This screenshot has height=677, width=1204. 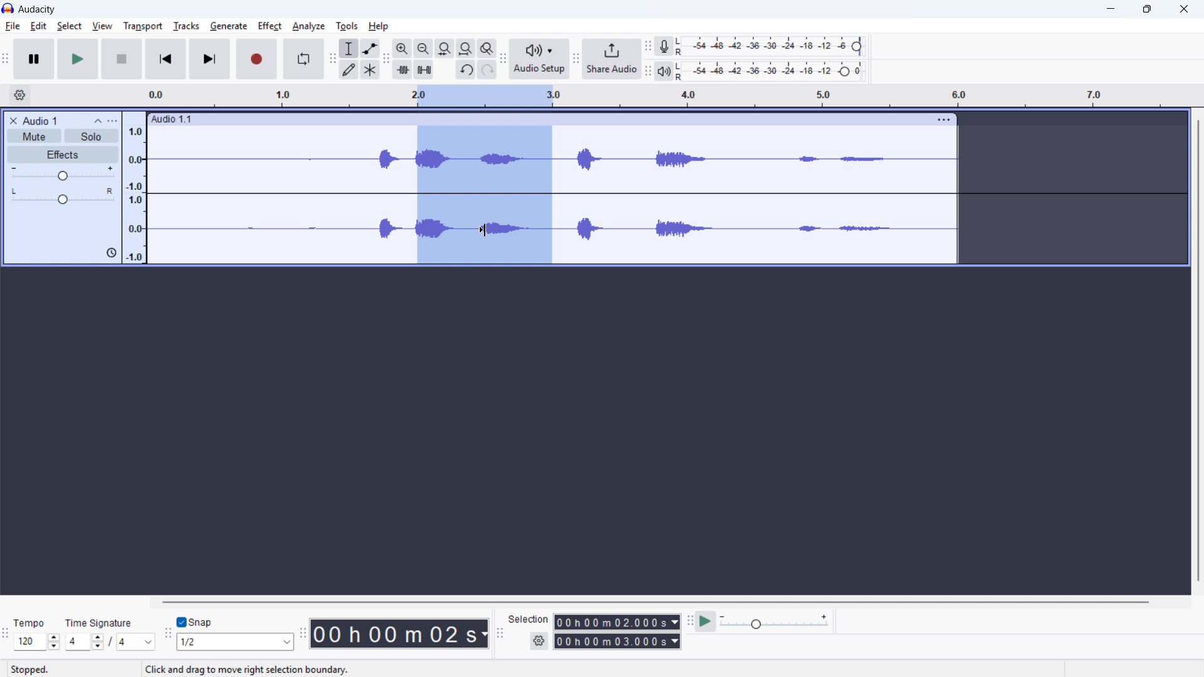 I want to click on Envelope tool, so click(x=369, y=48).